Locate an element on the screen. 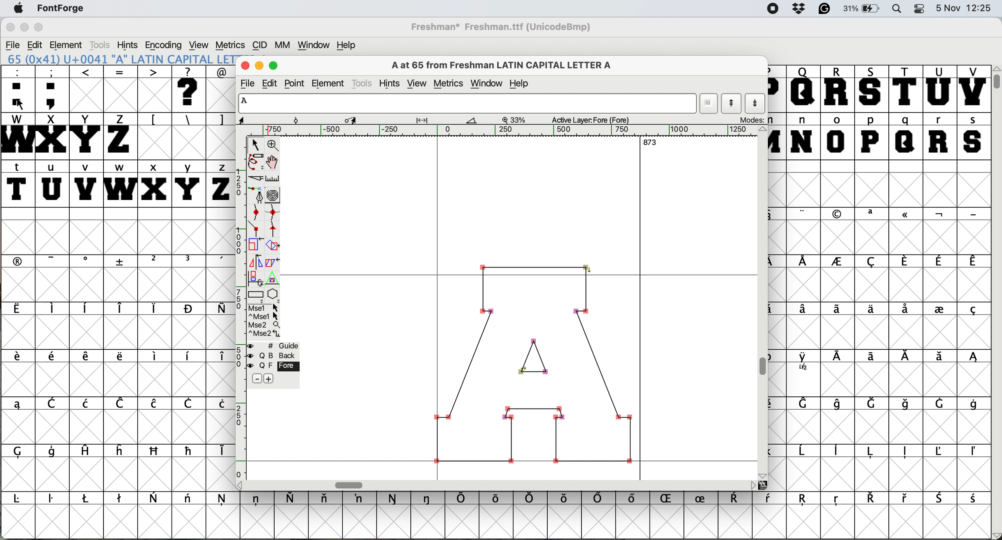 The width and height of the screenshot is (1002, 540). symbol is located at coordinates (939, 357).